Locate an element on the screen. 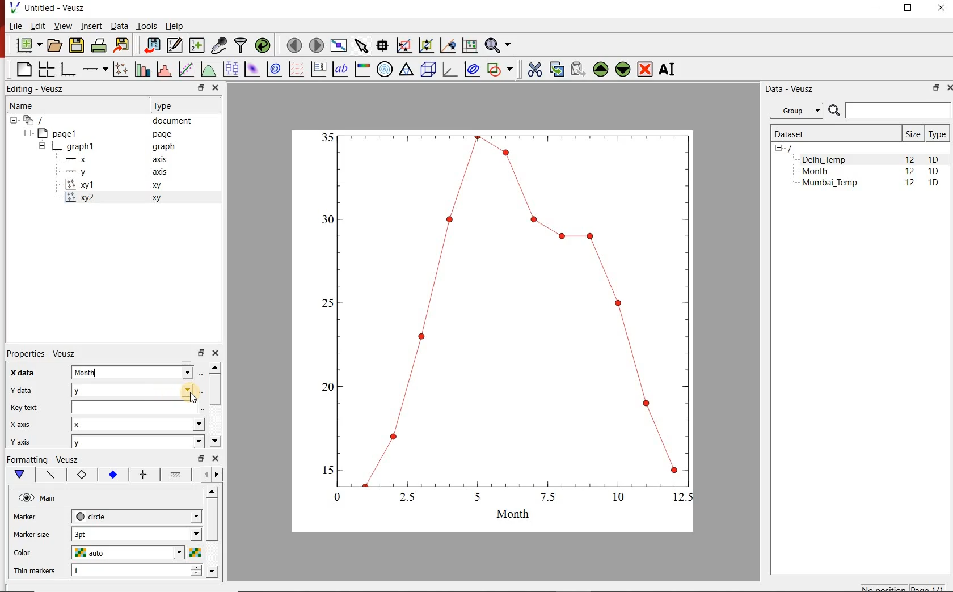 The width and height of the screenshot is (953, 592). auto is located at coordinates (136, 552).